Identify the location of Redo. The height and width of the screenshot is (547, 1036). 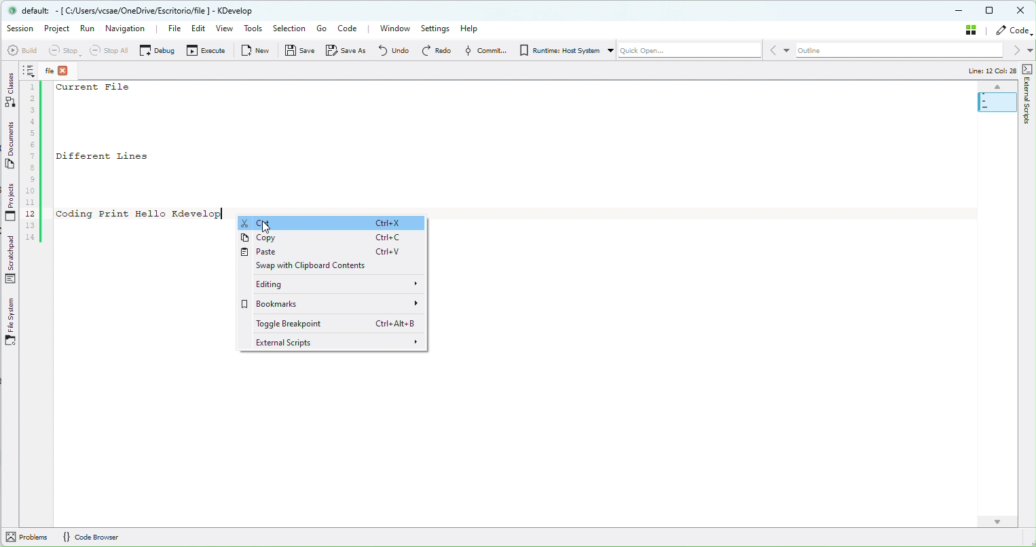
(432, 50).